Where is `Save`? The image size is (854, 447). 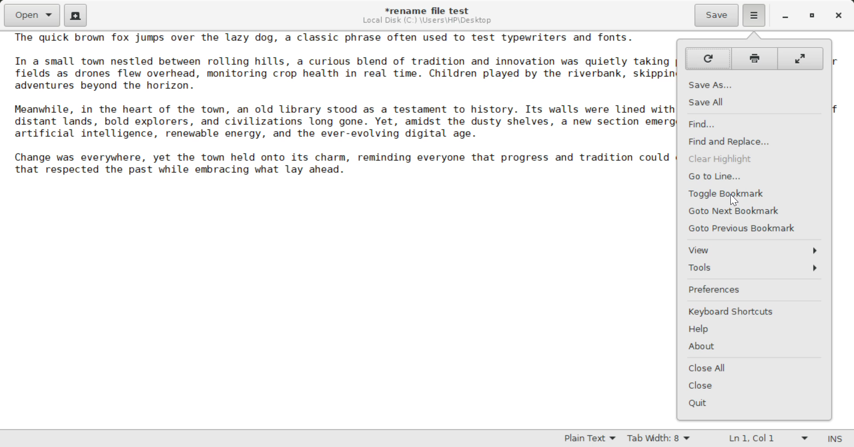
Save is located at coordinates (717, 16).